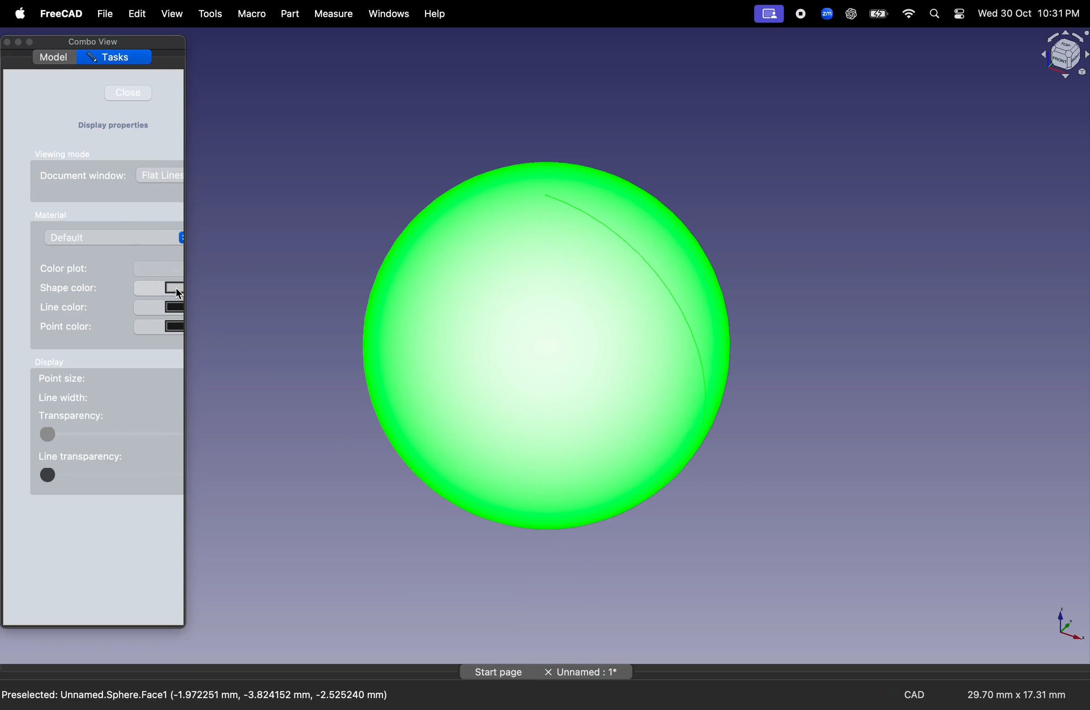  Describe the element at coordinates (109, 326) in the screenshot. I see `point color` at that location.